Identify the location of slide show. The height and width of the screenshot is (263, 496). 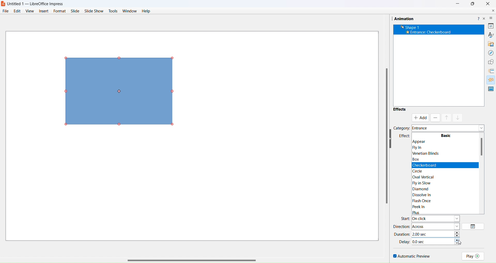
(94, 11).